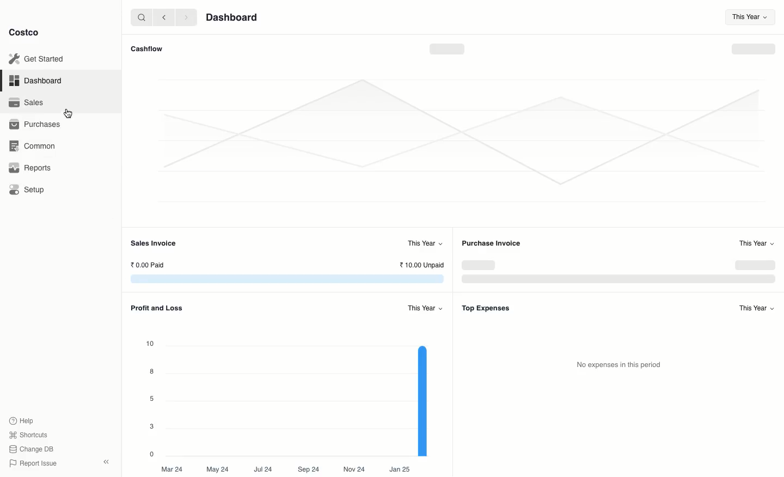  Describe the element at coordinates (263, 468) in the screenshot. I see `Jul24` at that location.